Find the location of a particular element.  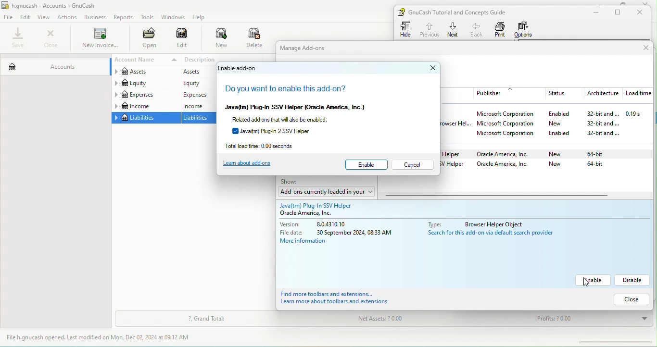

new invoice is located at coordinates (99, 39).